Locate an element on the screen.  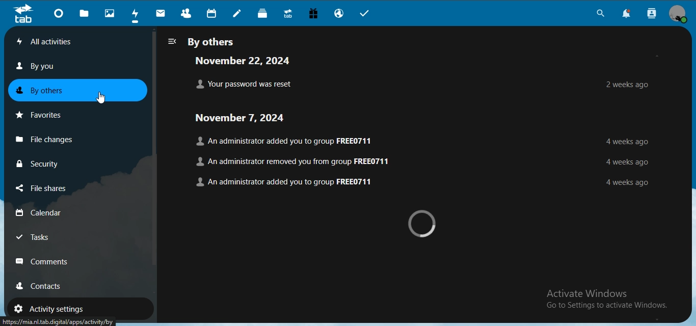
comments is located at coordinates (46, 261).